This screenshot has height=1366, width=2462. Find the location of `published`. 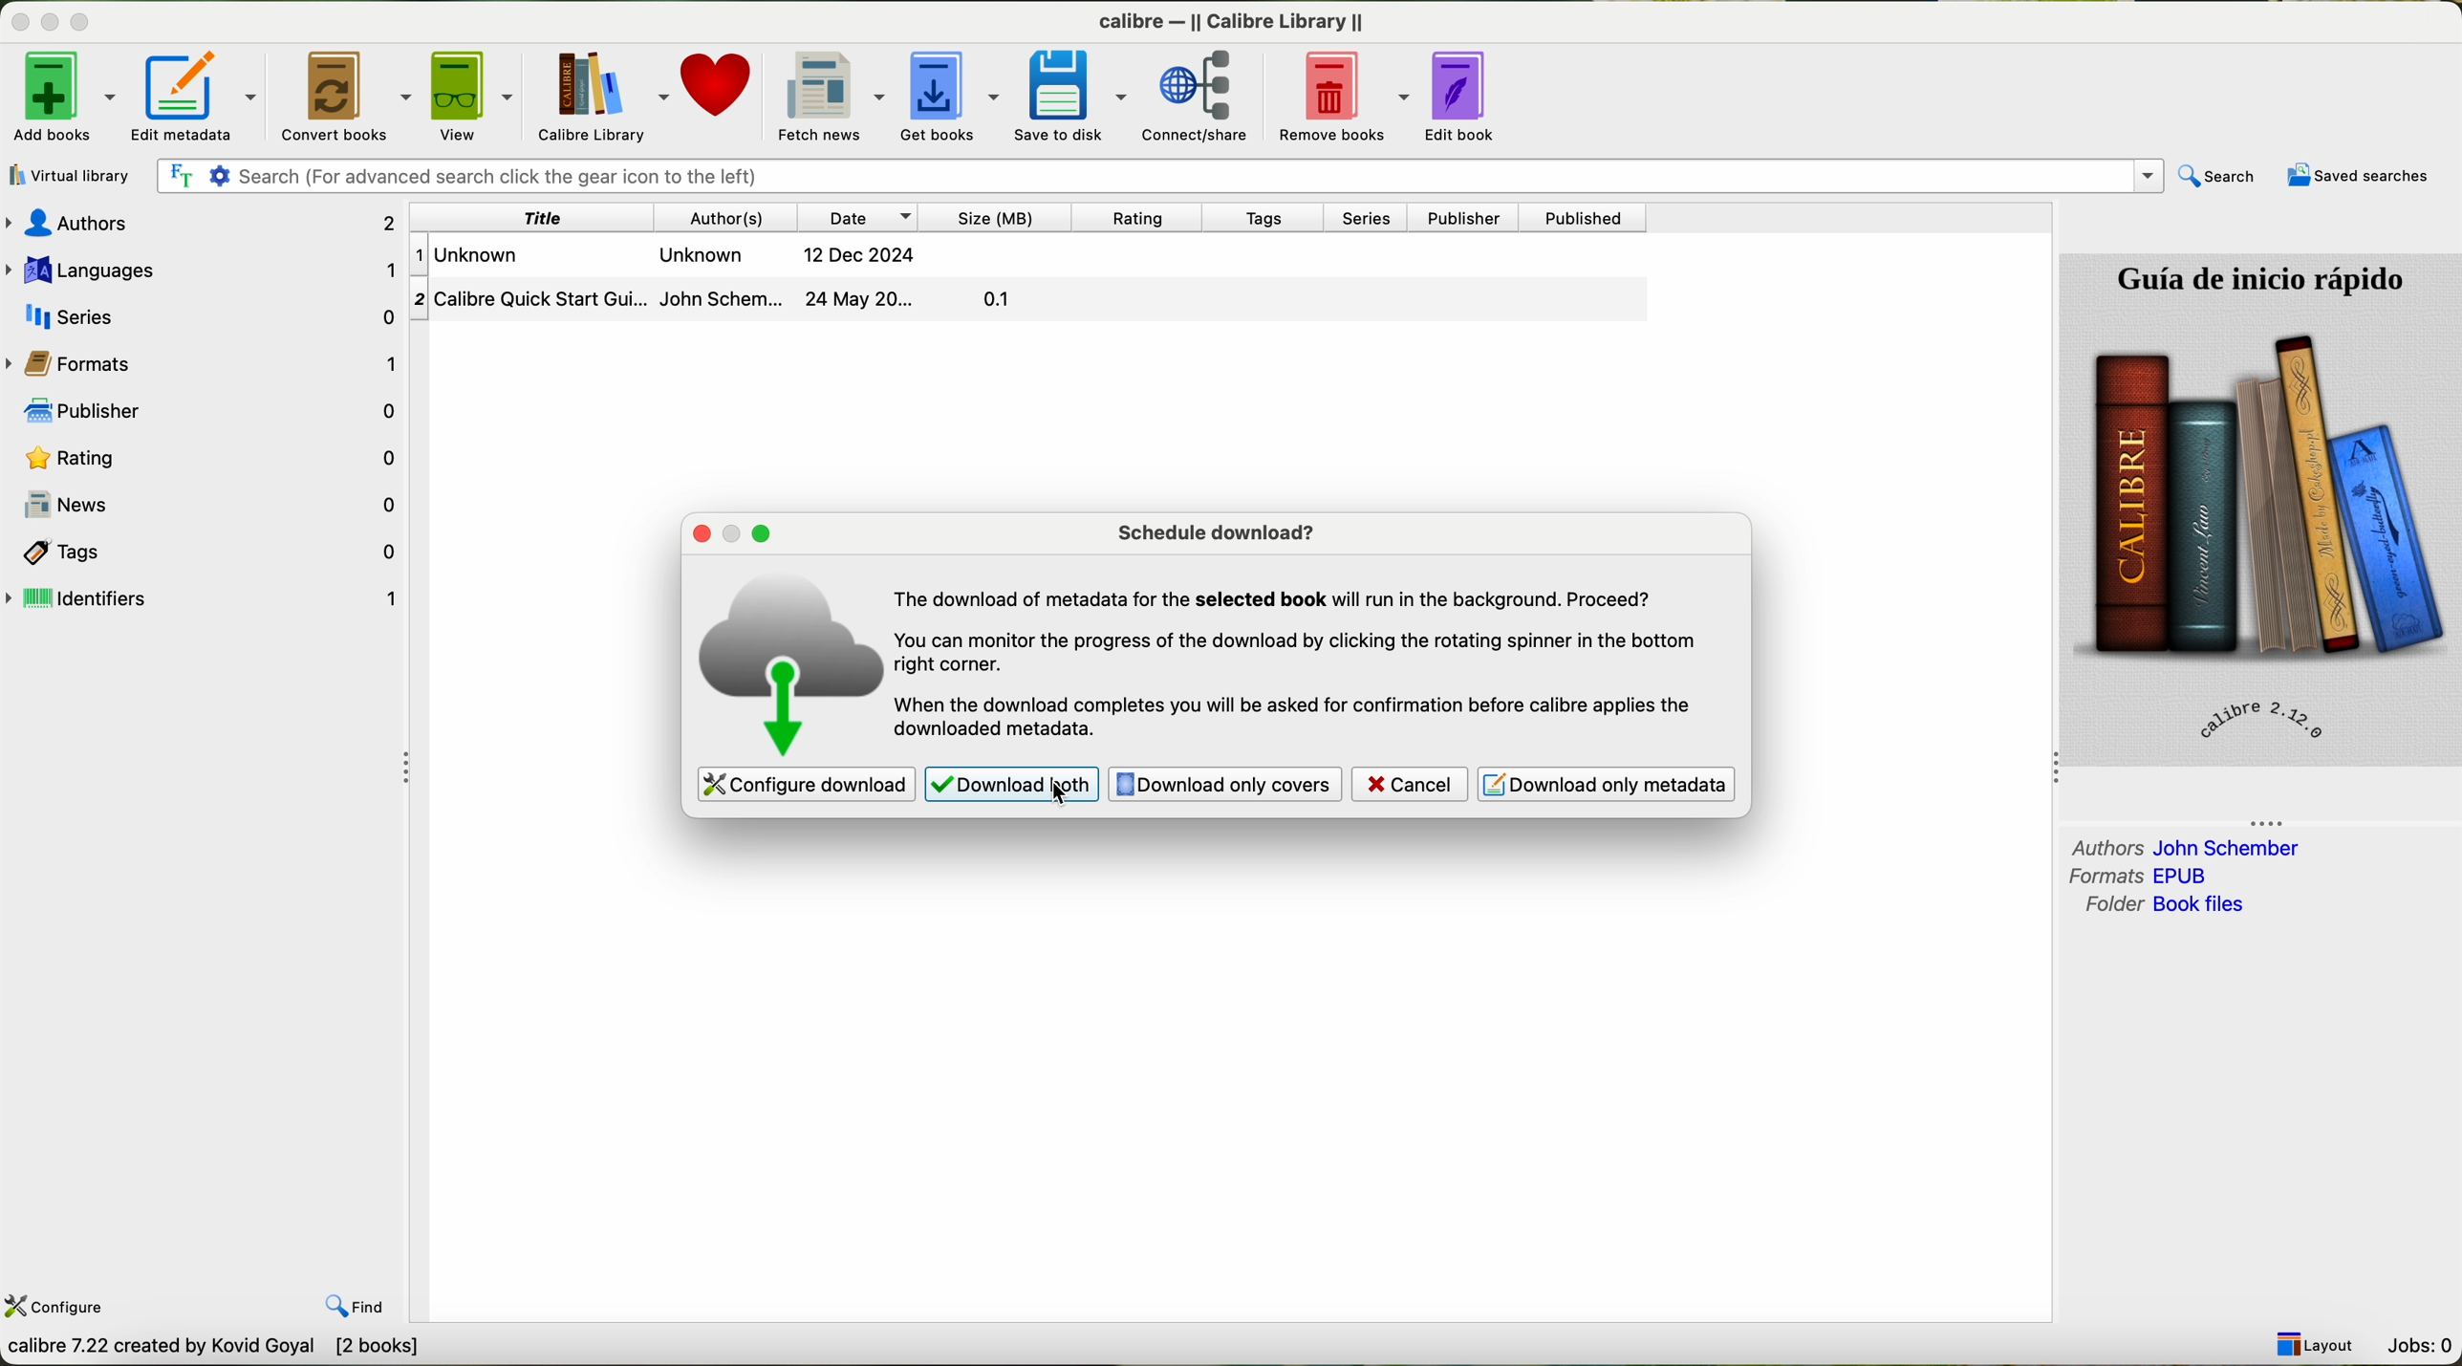

published is located at coordinates (1584, 219).